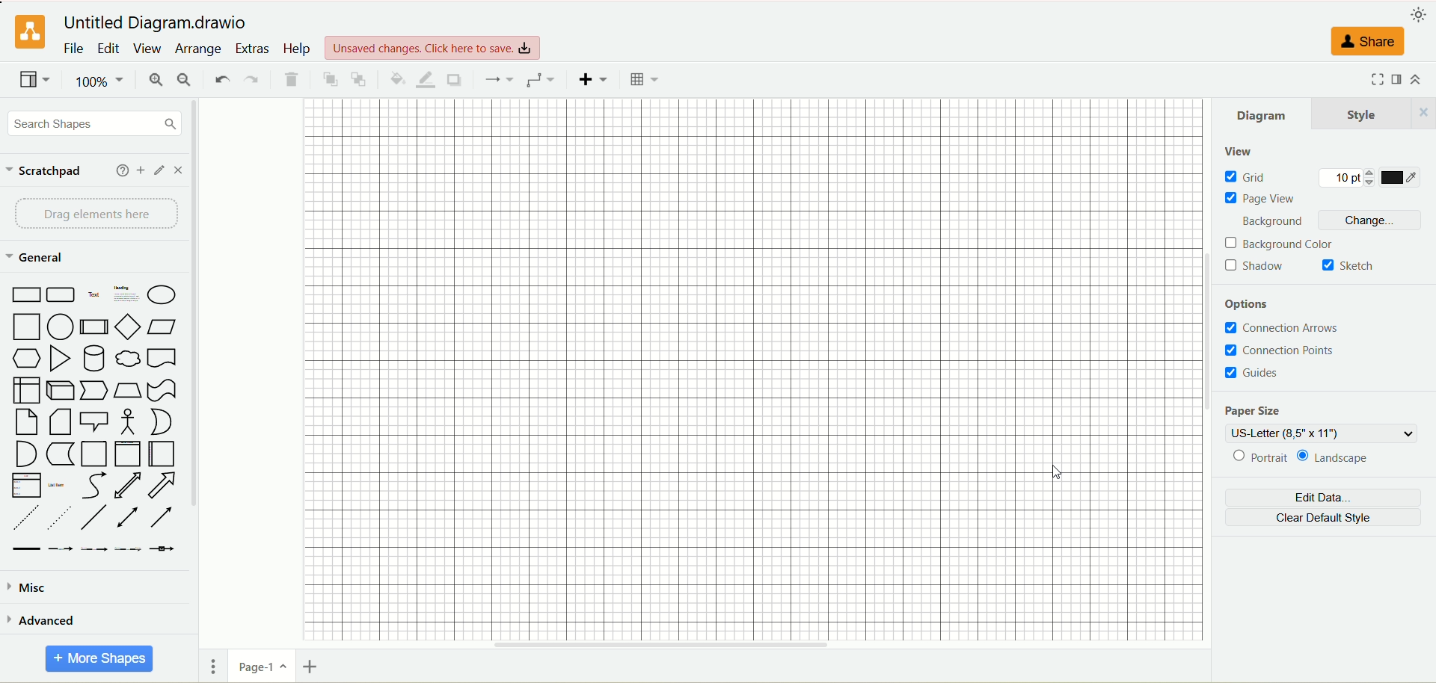 The image size is (1436, 683). What do you see at coordinates (542, 79) in the screenshot?
I see `waypoint` at bounding box center [542, 79].